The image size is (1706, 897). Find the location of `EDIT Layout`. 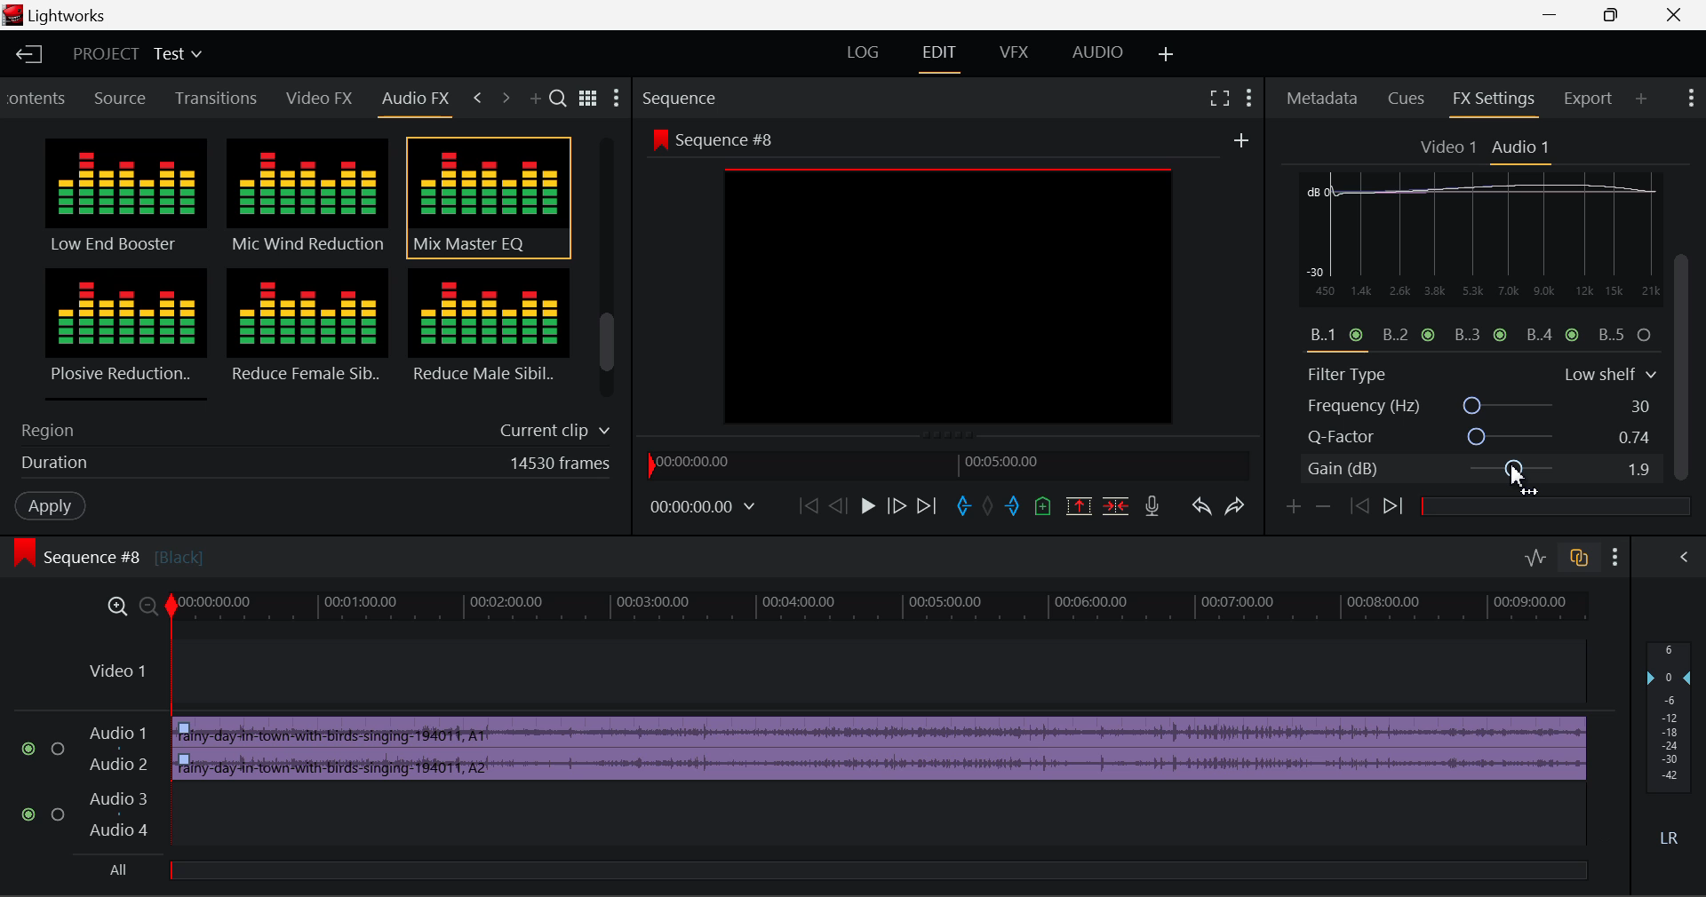

EDIT Layout is located at coordinates (945, 58).